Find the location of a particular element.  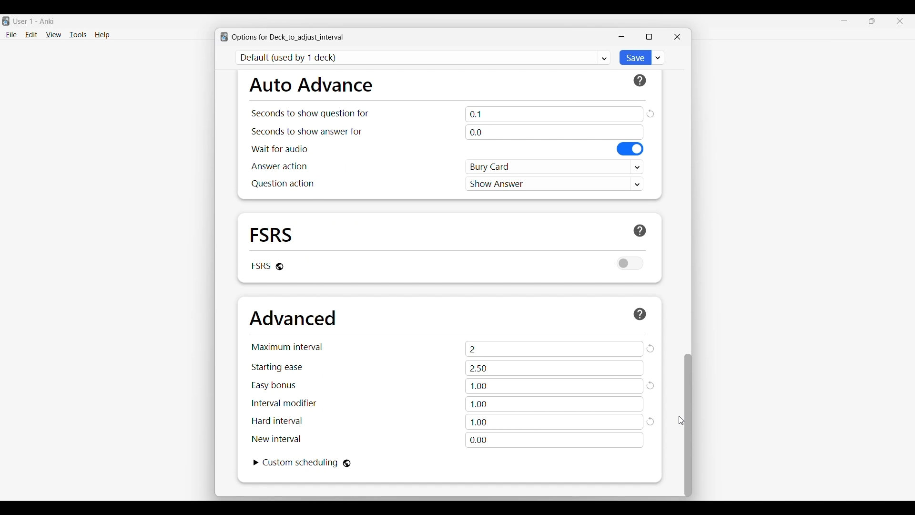

Indicates new interval is located at coordinates (276, 439).